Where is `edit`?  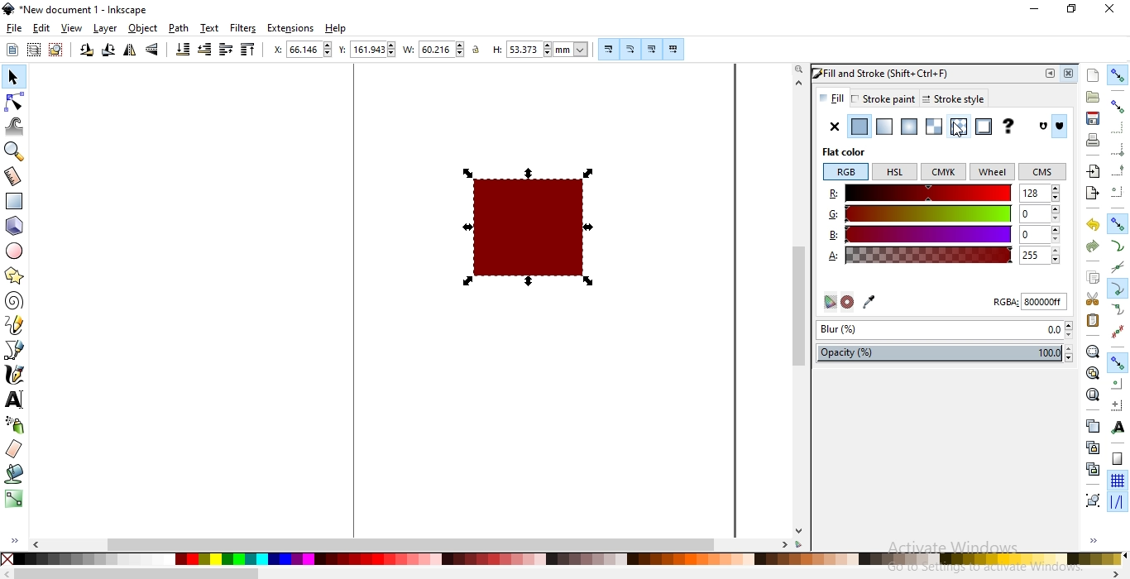
edit is located at coordinates (41, 27).